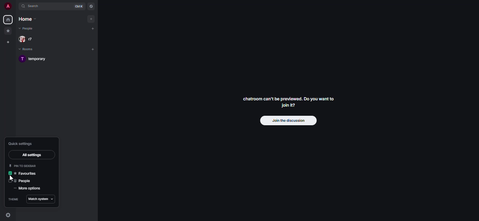  What do you see at coordinates (288, 100) in the screenshot?
I see `chatroom can't be previewed. Join it?` at bounding box center [288, 100].